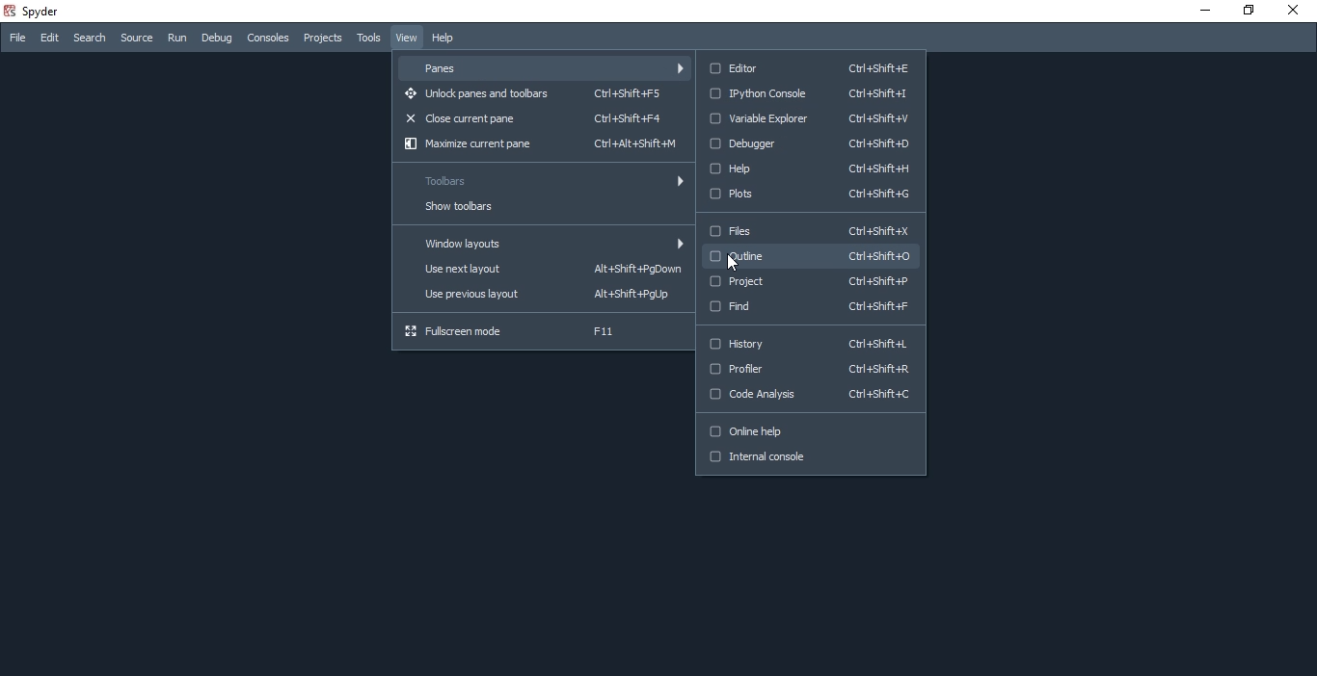  Describe the element at coordinates (810, 432) in the screenshot. I see `Online help` at that location.